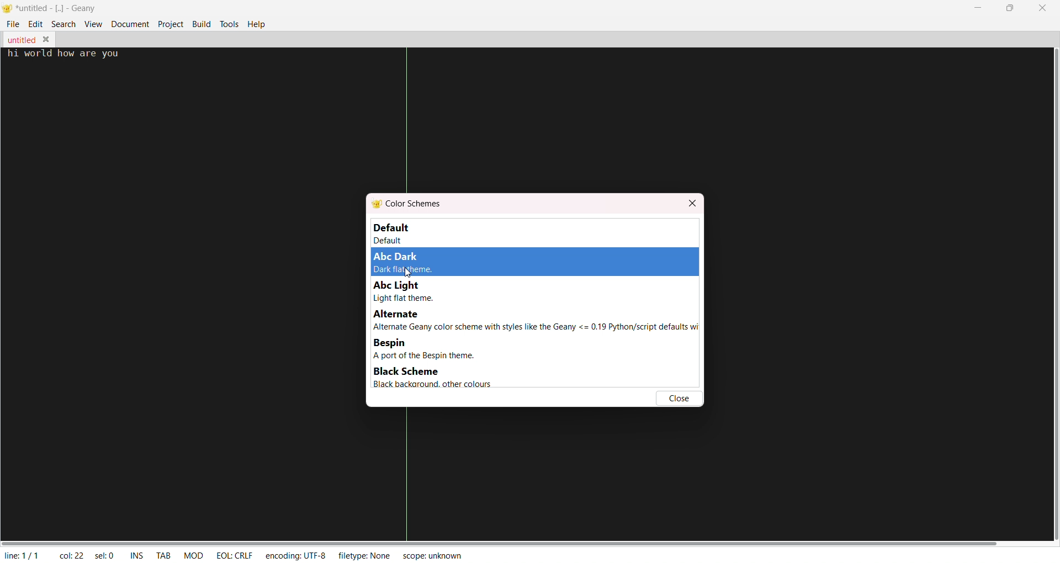 The image size is (1060, 563). Describe the element at coordinates (192, 554) in the screenshot. I see `mod` at that location.